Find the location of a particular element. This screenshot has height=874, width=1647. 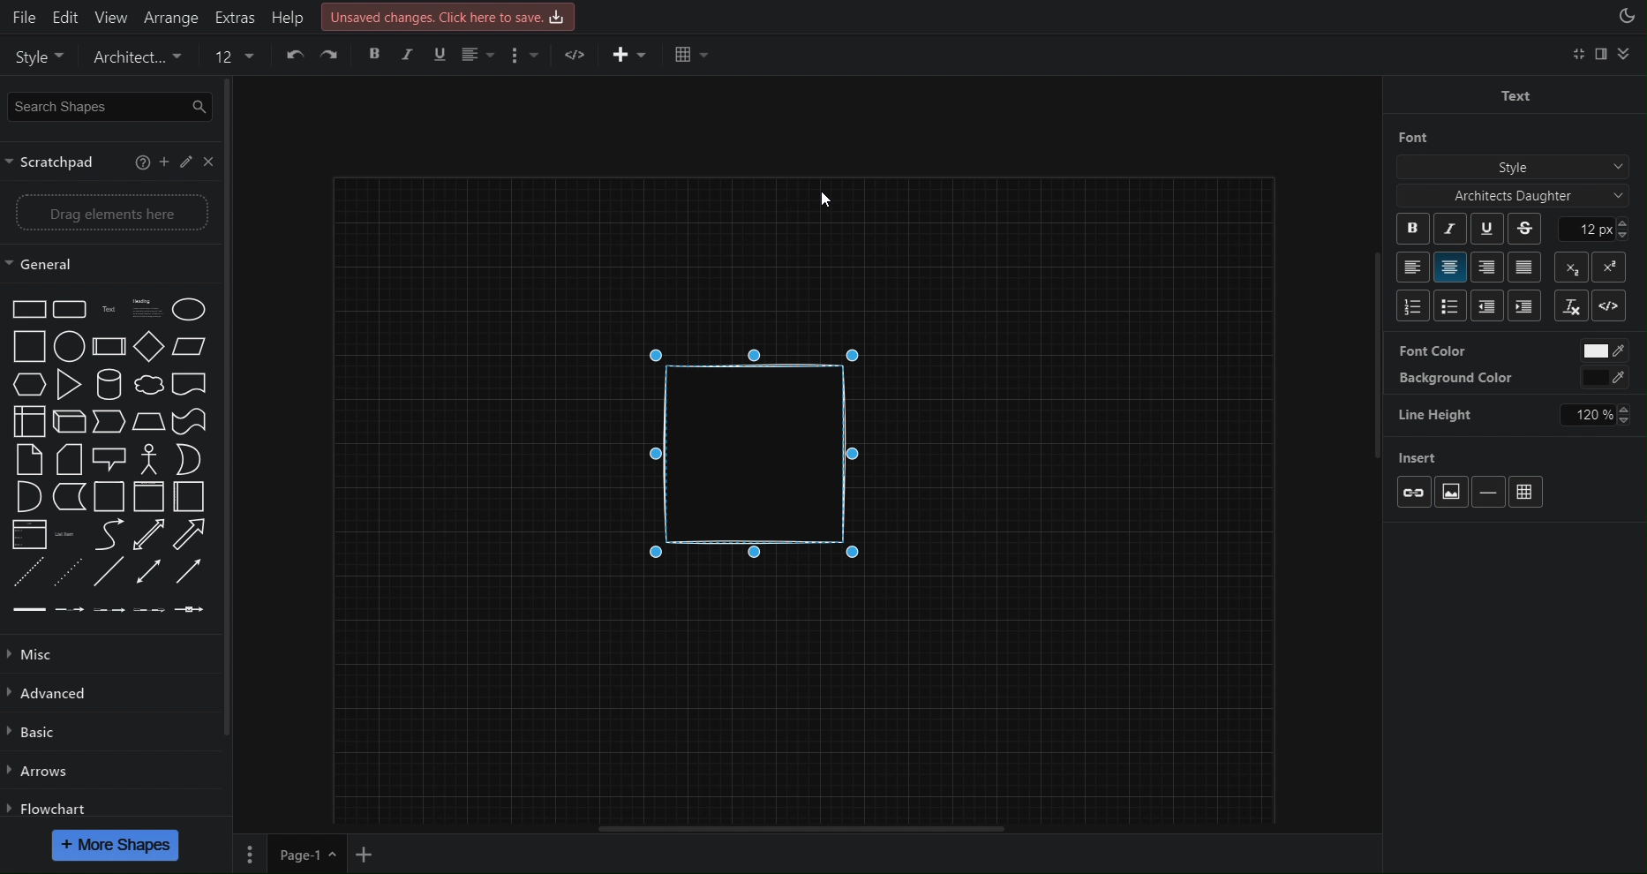

bullets is located at coordinates (1451, 305).